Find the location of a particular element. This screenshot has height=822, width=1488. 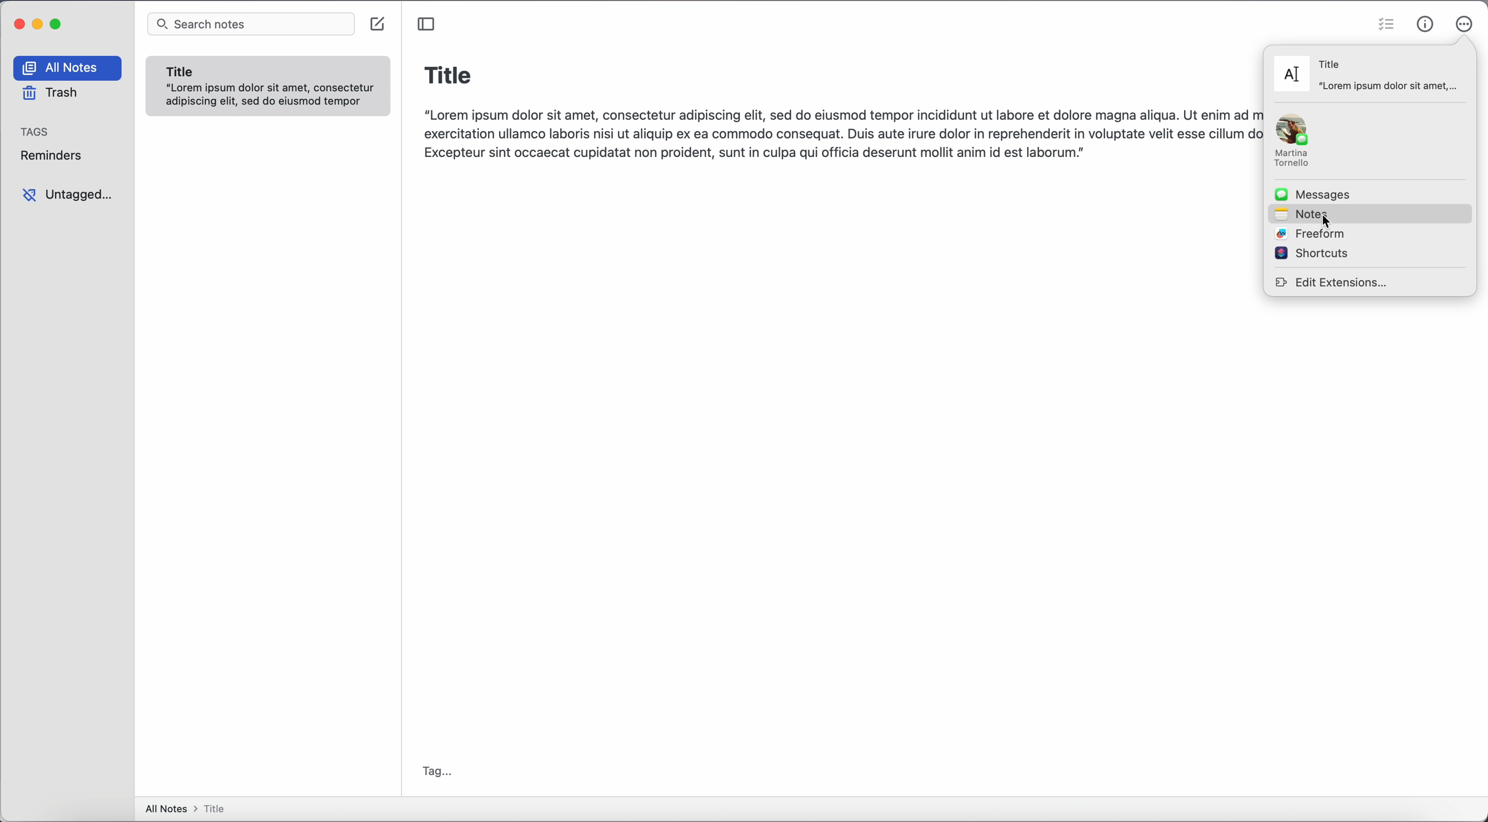

minimize app is located at coordinates (38, 24).